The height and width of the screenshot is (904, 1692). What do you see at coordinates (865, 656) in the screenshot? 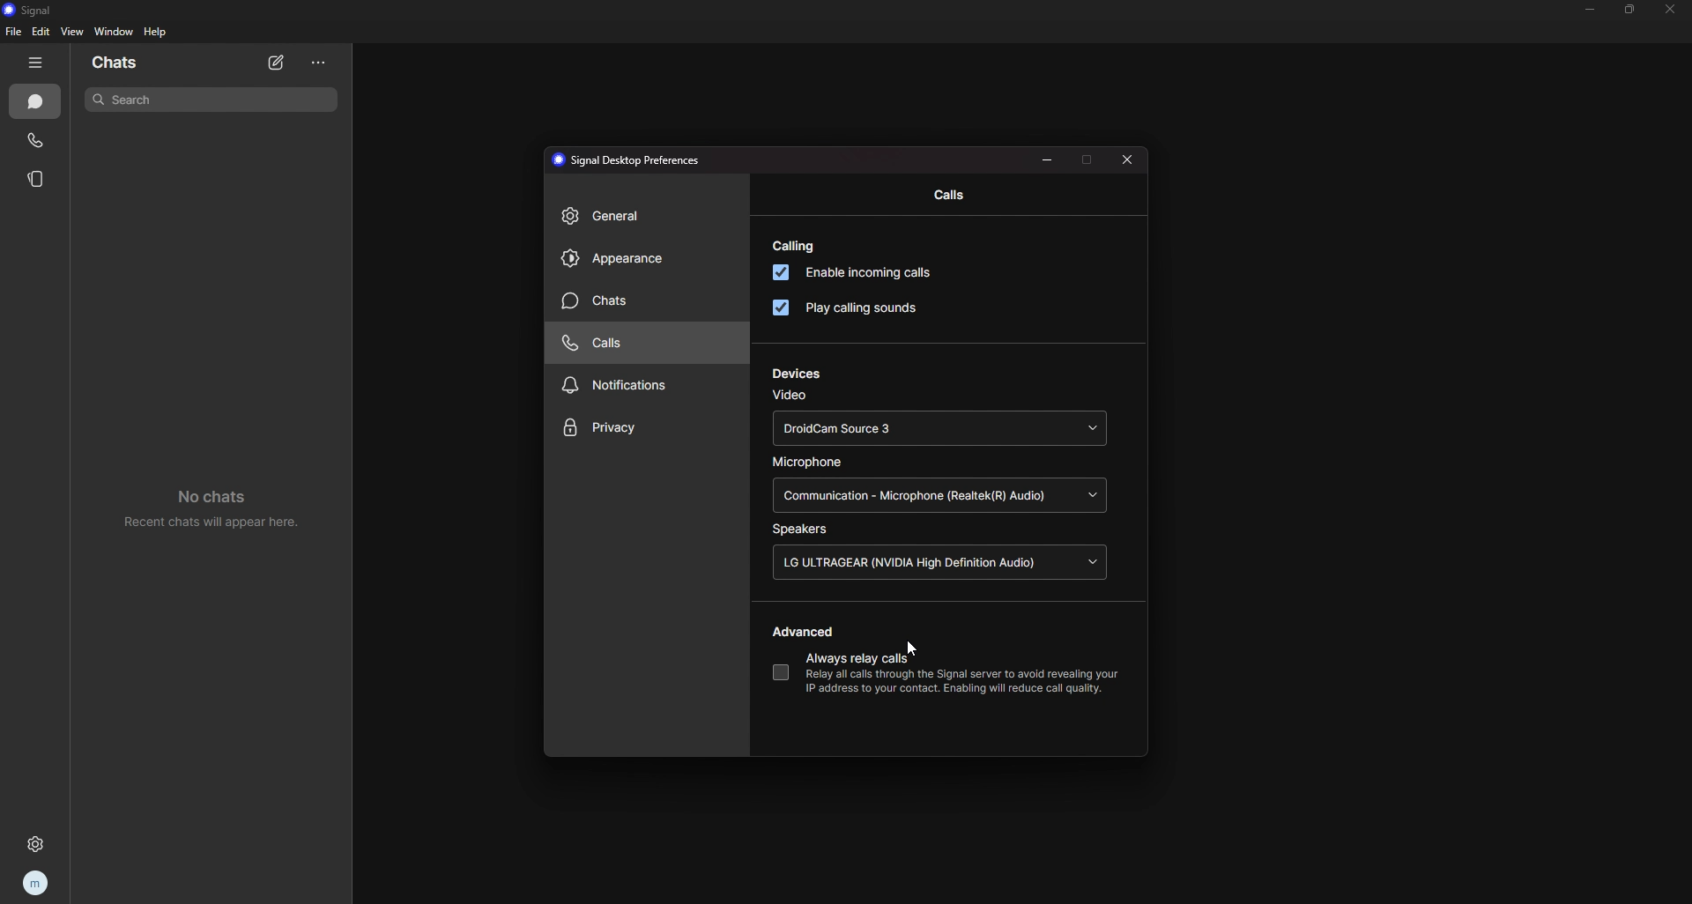
I see `always relay calls` at bounding box center [865, 656].